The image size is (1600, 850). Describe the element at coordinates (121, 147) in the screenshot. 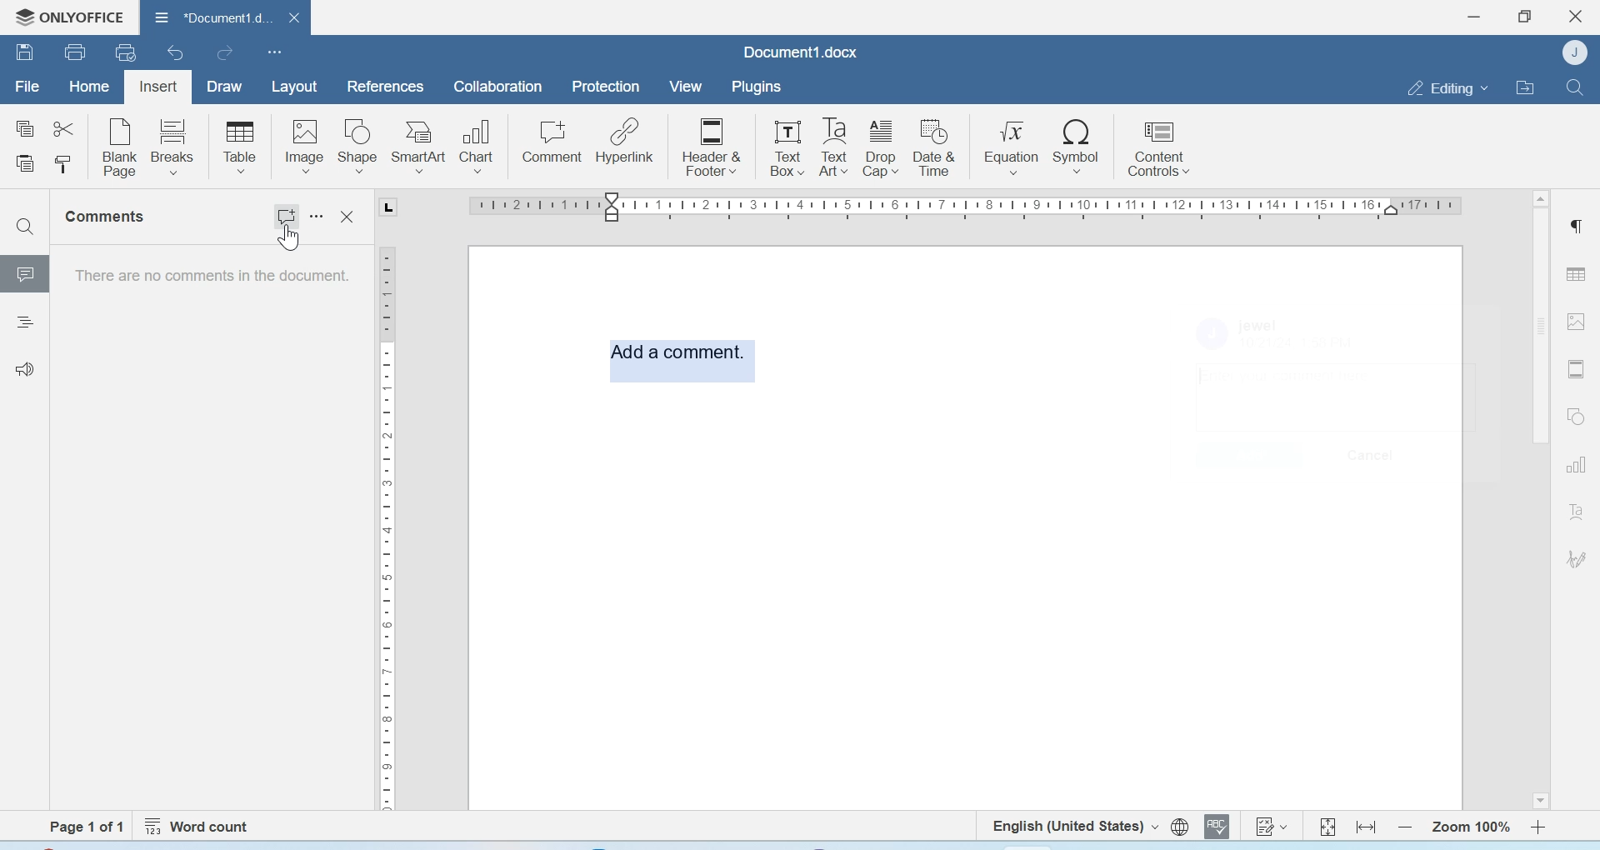

I see `Blank page` at that location.